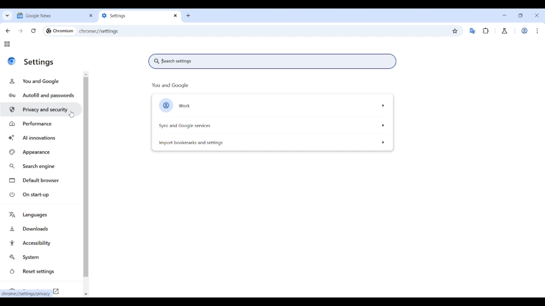  Describe the element at coordinates (520, 16) in the screenshot. I see `Show interface in a smaller tab` at that location.